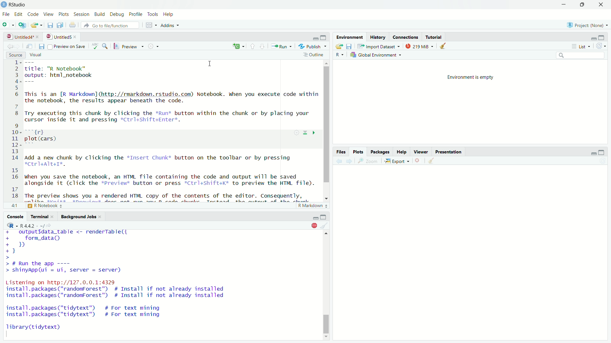 This screenshot has height=343, width=611. Describe the element at coordinates (16, 55) in the screenshot. I see `Source` at that location.